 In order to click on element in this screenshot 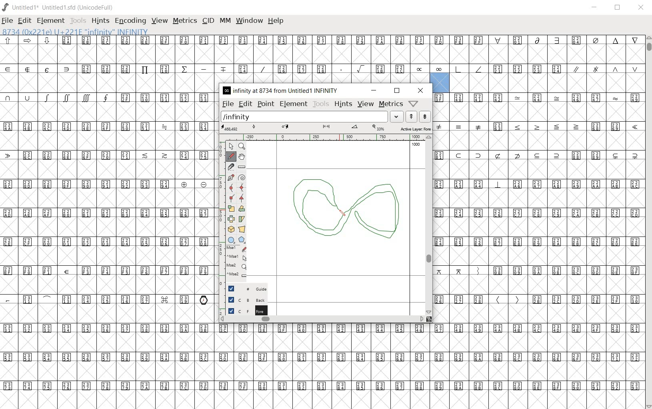, I will do `click(51, 20)`.